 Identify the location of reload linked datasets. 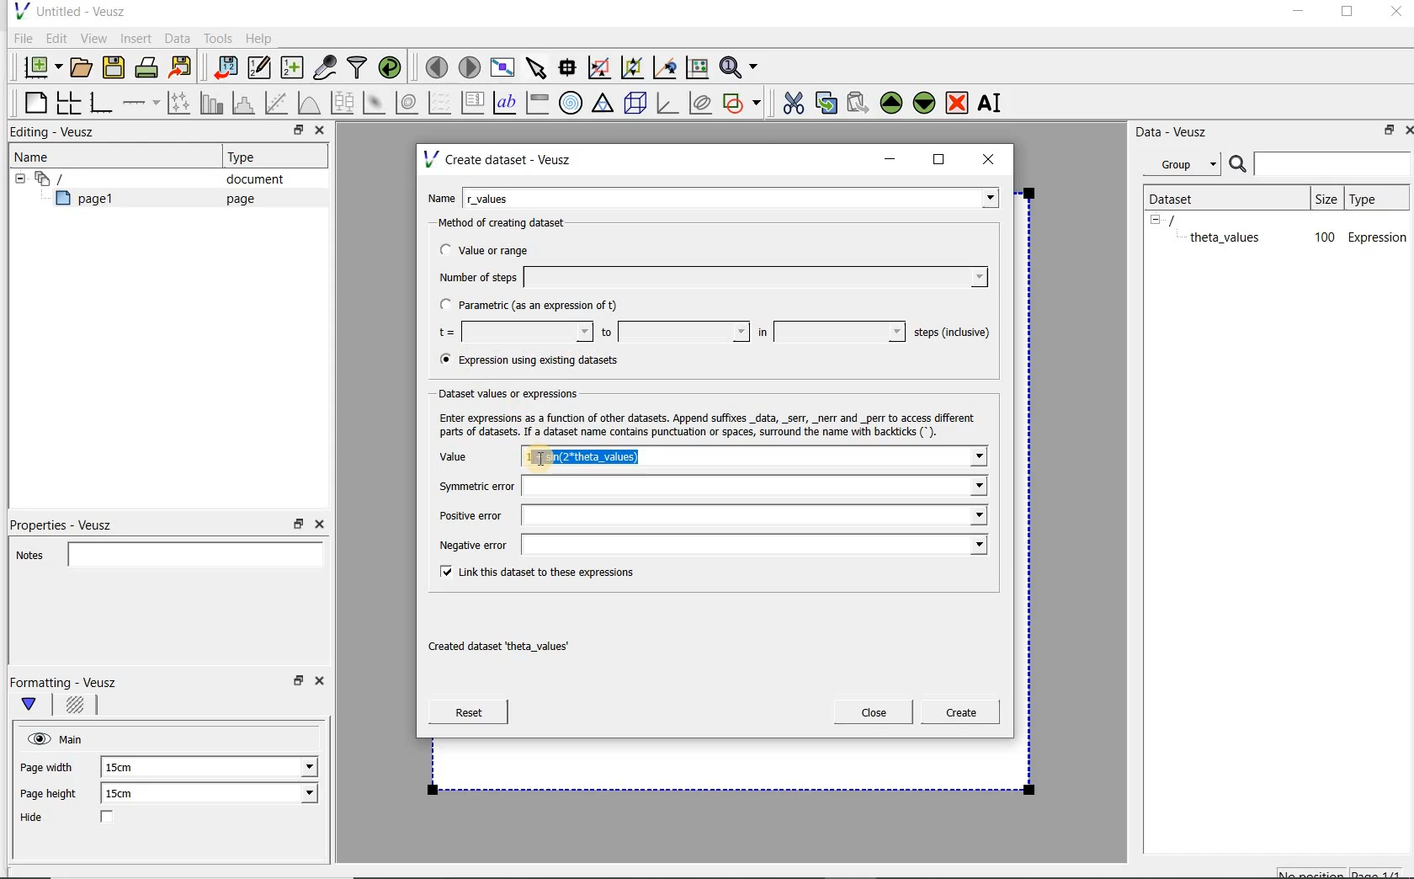
(393, 68).